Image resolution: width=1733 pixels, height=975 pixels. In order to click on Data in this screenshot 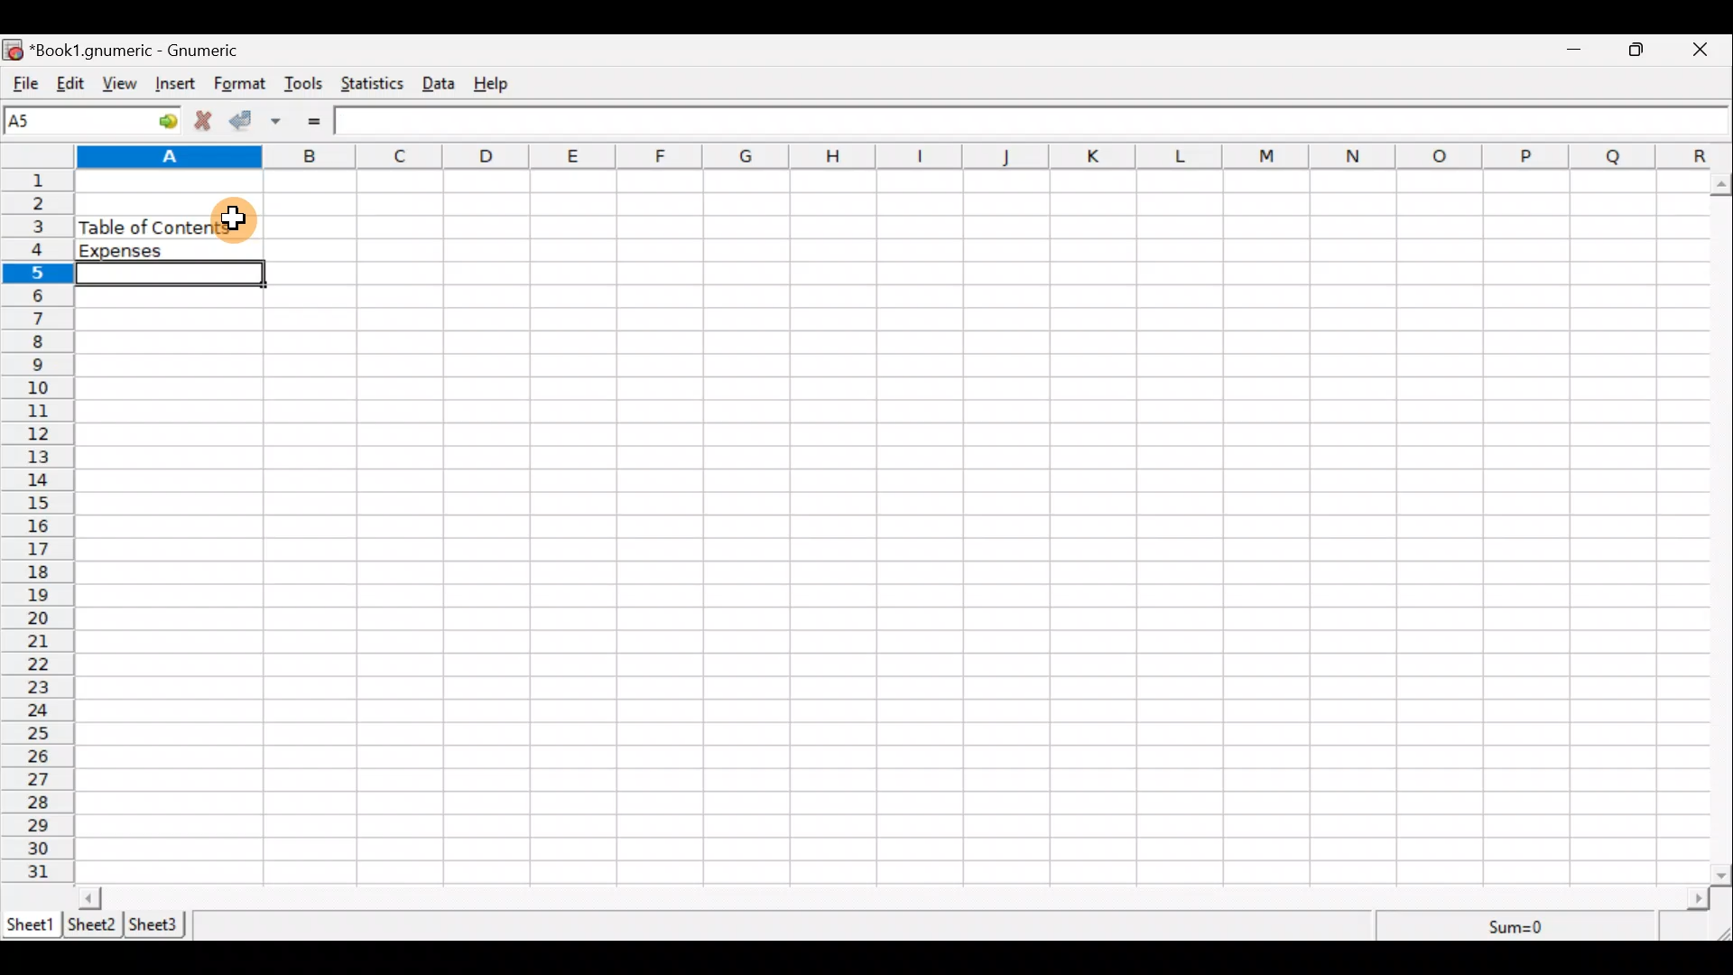, I will do `click(444, 84)`.